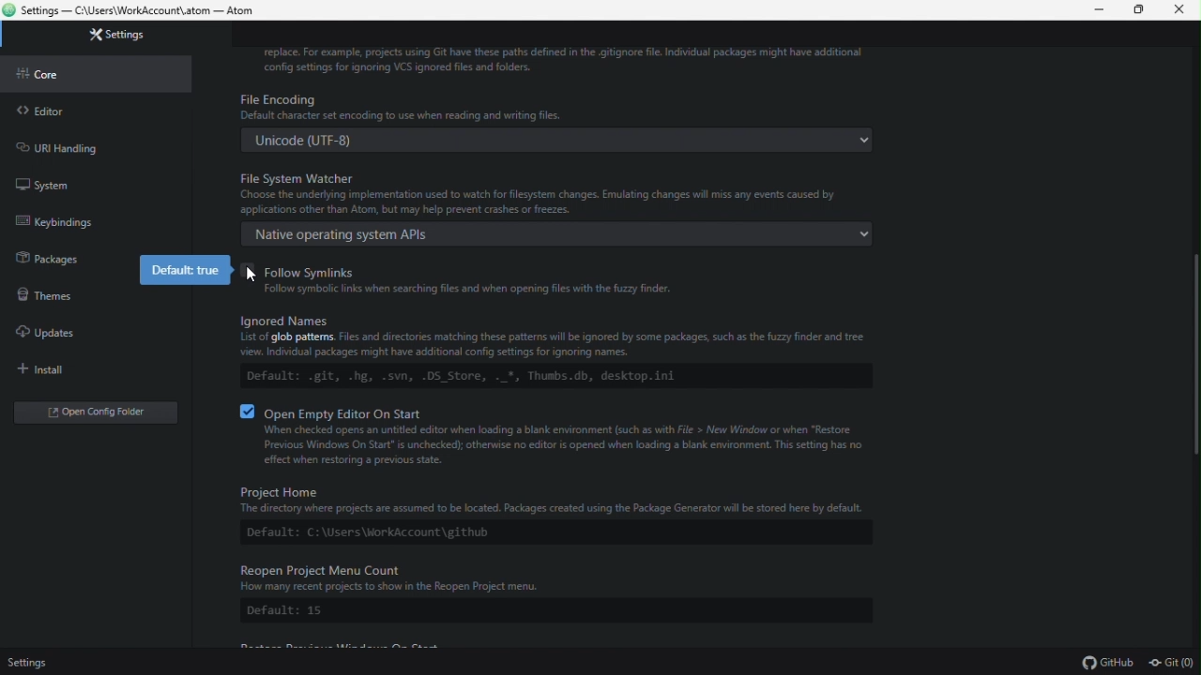  Describe the element at coordinates (249, 271) in the screenshot. I see `checkbox` at that location.